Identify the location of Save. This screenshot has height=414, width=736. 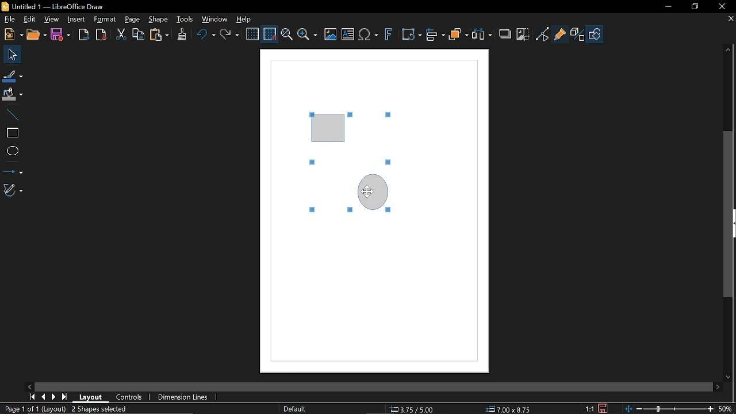
(603, 408).